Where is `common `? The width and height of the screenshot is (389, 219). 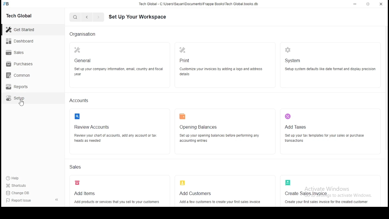 common  is located at coordinates (24, 76).